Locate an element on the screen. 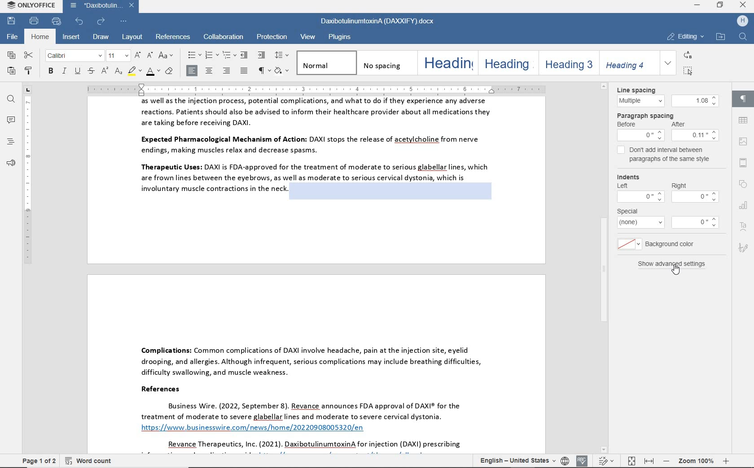  customize quick access toolbar is located at coordinates (123, 22).